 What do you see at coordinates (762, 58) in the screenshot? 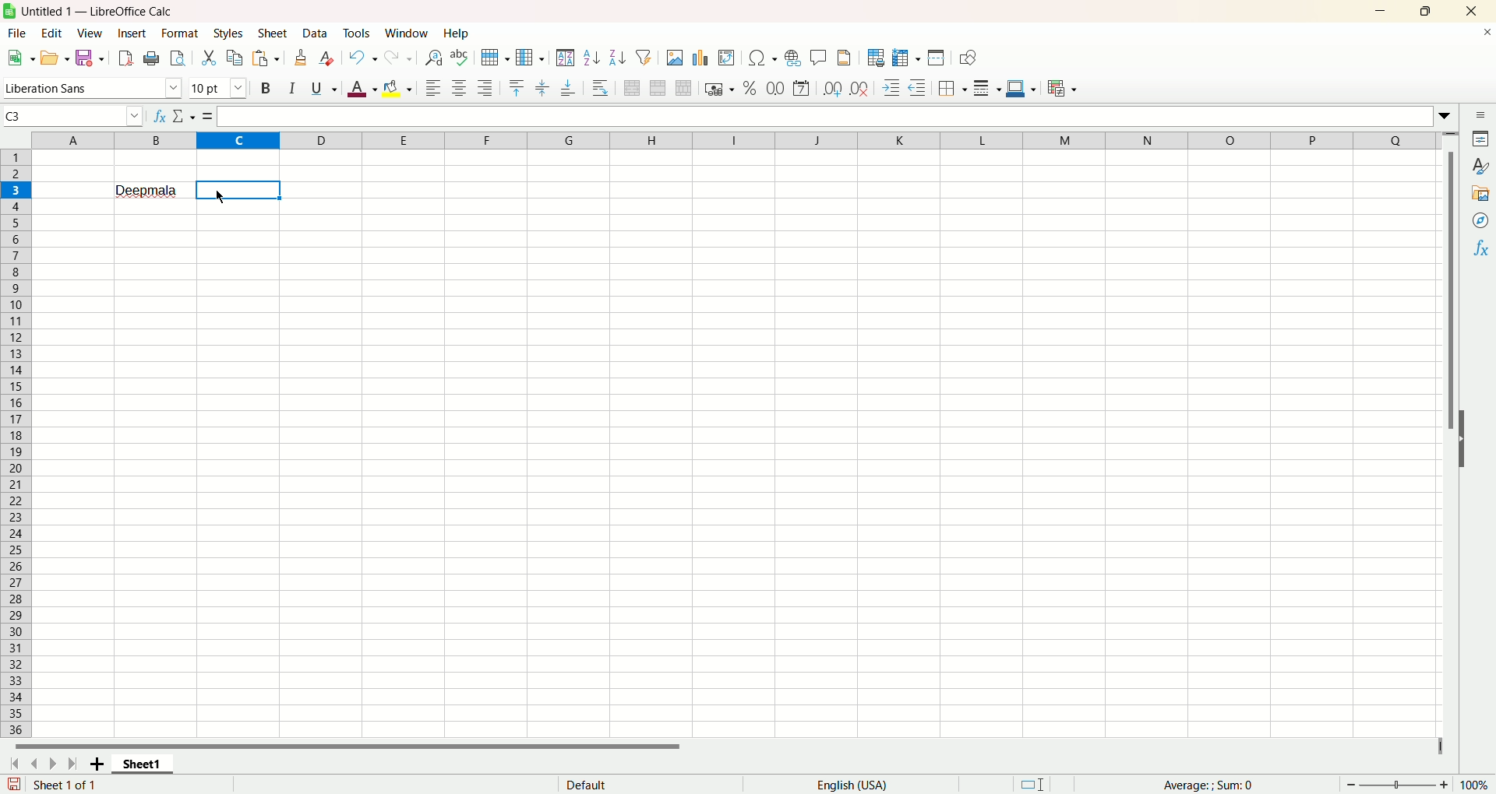
I see `Insert symbols` at bounding box center [762, 58].